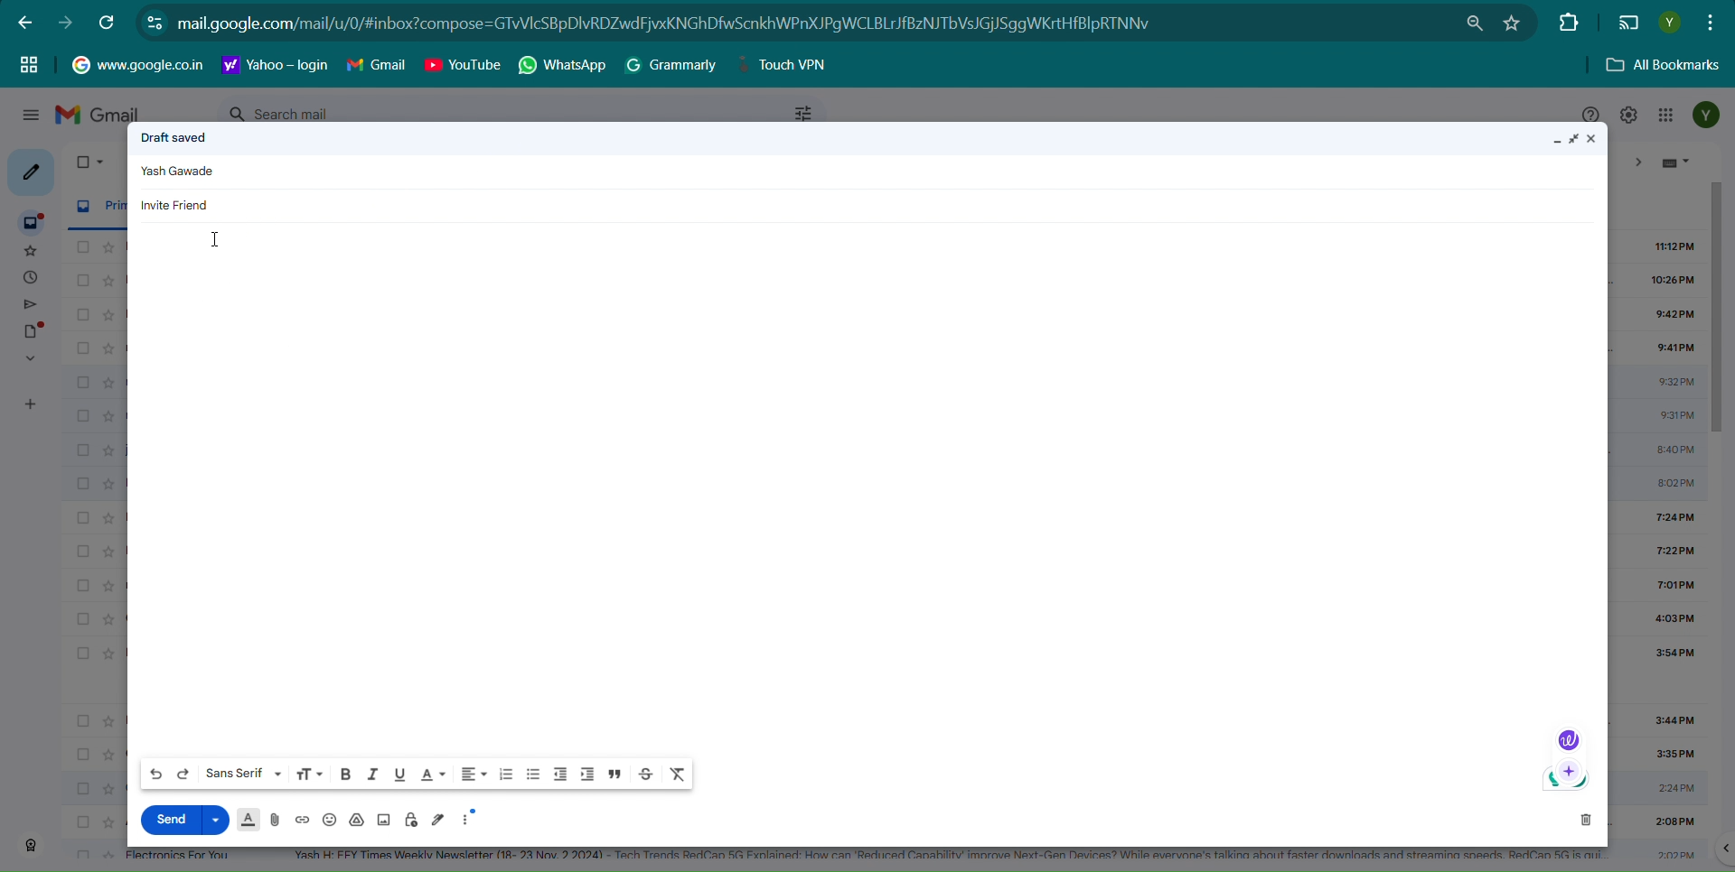 The image size is (1735, 872). Describe the element at coordinates (463, 65) in the screenshot. I see `Youtube` at that location.